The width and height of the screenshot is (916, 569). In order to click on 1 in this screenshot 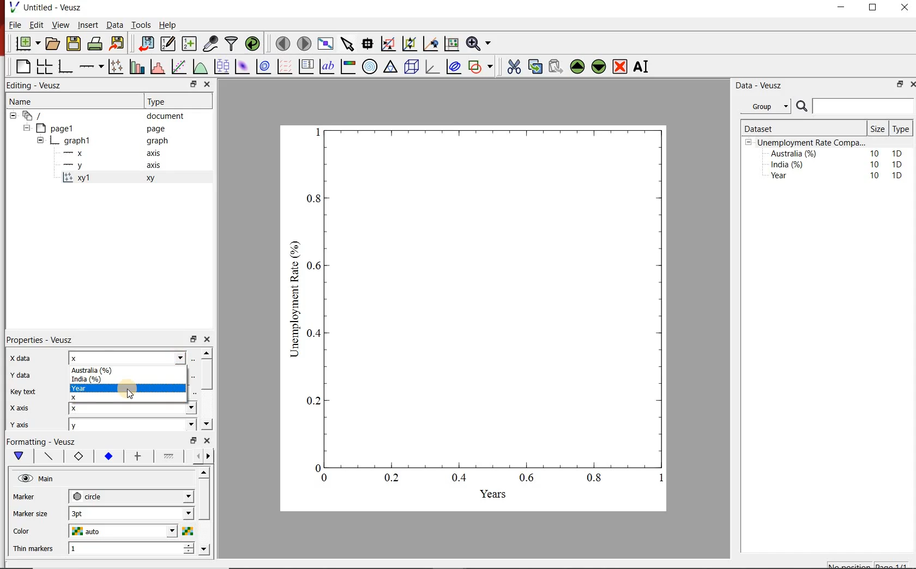, I will do `click(122, 549)`.